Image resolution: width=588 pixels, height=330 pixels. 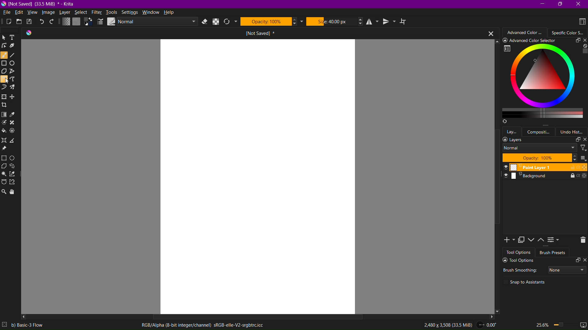 I want to click on Calligraphy, so click(x=16, y=47).